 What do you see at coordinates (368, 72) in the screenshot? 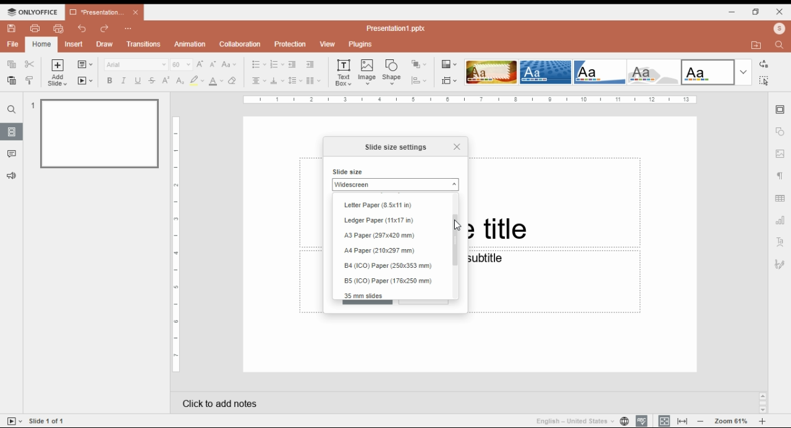
I see `insert image` at bounding box center [368, 72].